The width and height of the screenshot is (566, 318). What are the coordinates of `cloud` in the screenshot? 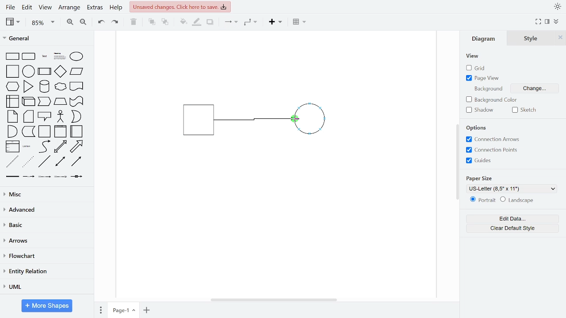 It's located at (60, 87).